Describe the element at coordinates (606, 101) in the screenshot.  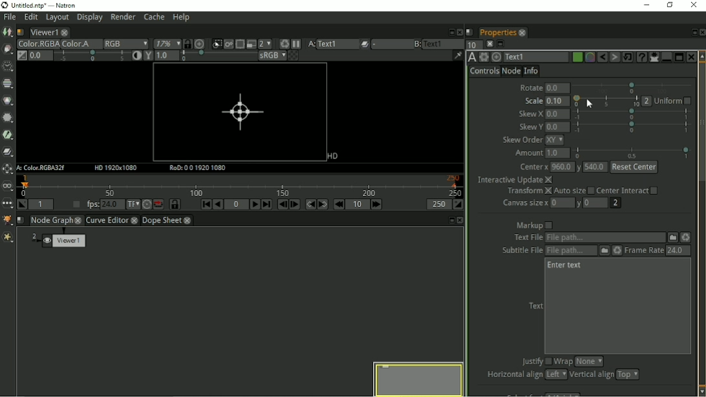
I see `slider` at that location.